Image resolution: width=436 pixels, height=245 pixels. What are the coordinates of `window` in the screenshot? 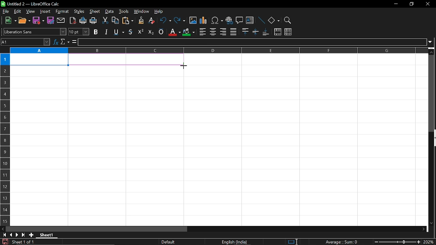 It's located at (141, 12).